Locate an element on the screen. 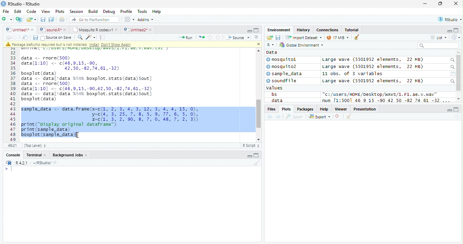  Large wave (5501952 elements, 22 MB) is located at coordinates (374, 67).